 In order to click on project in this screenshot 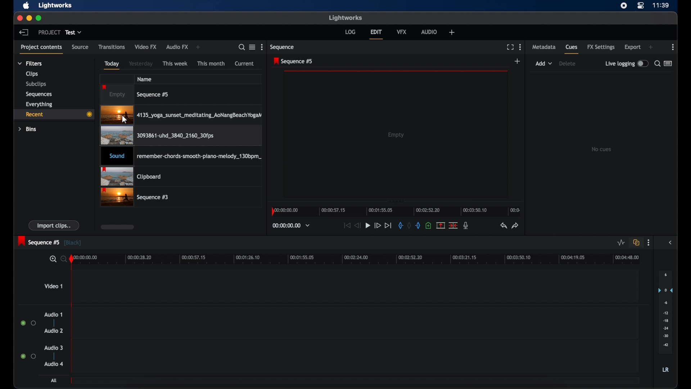, I will do `click(49, 32)`.